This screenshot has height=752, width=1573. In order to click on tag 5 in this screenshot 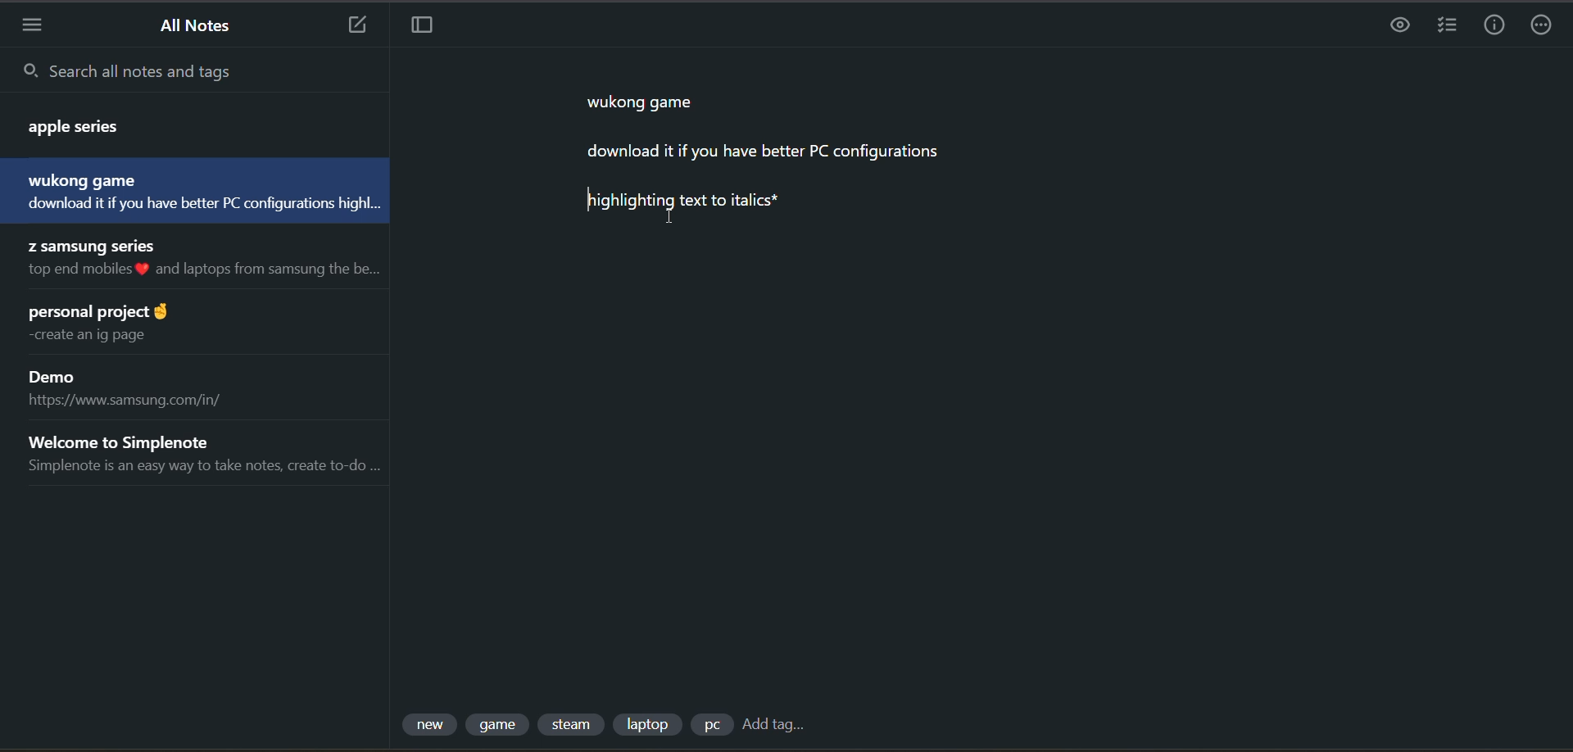, I will do `click(710, 725)`.